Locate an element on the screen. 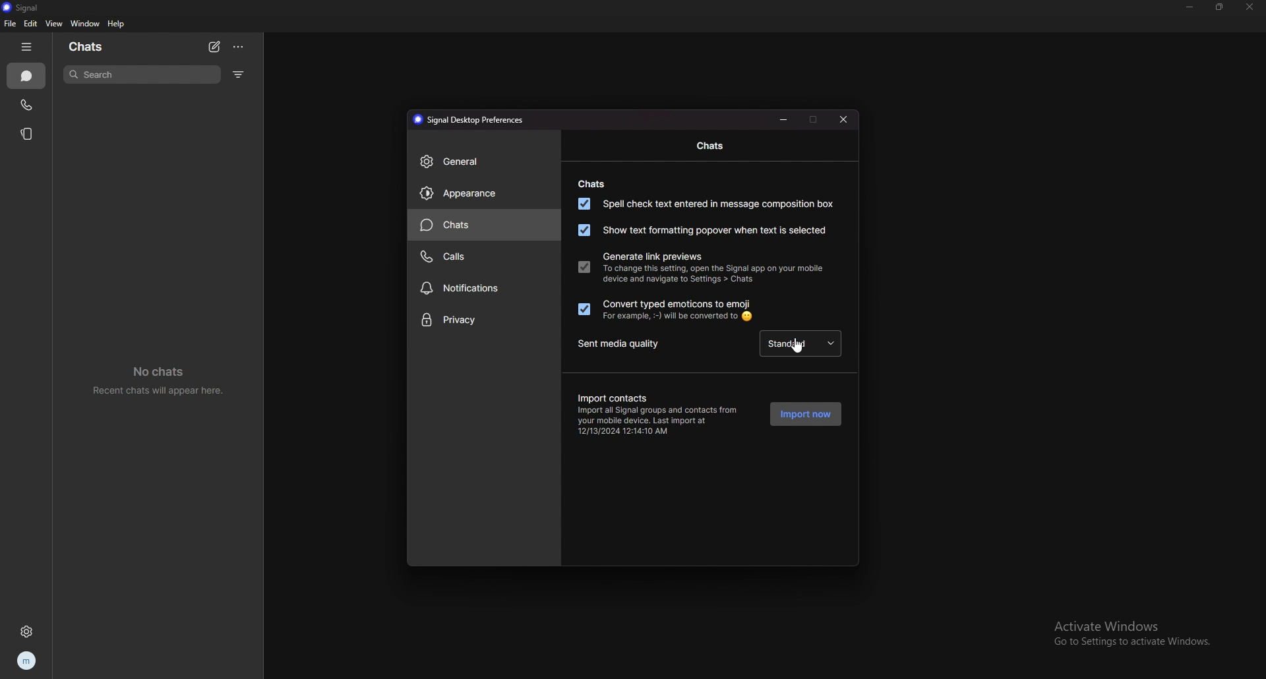 This screenshot has width=1266, height=679. To change this setting, open the Signal app on your mobile
device and navigate to Settings > Chats is located at coordinates (715, 278).